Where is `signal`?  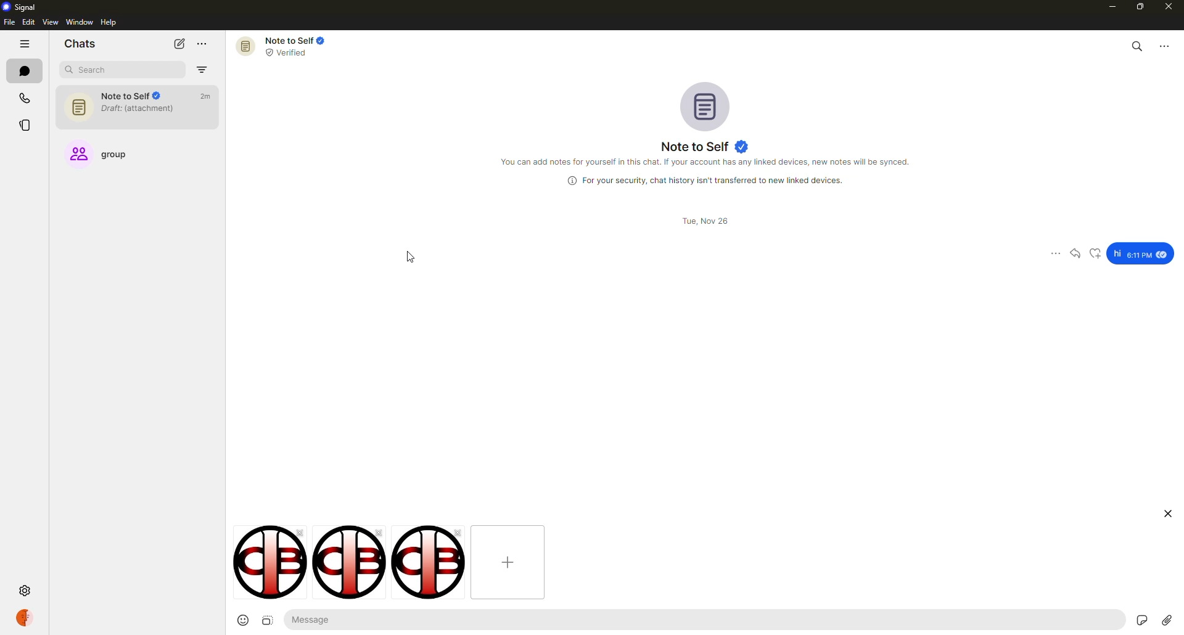 signal is located at coordinates (24, 8).